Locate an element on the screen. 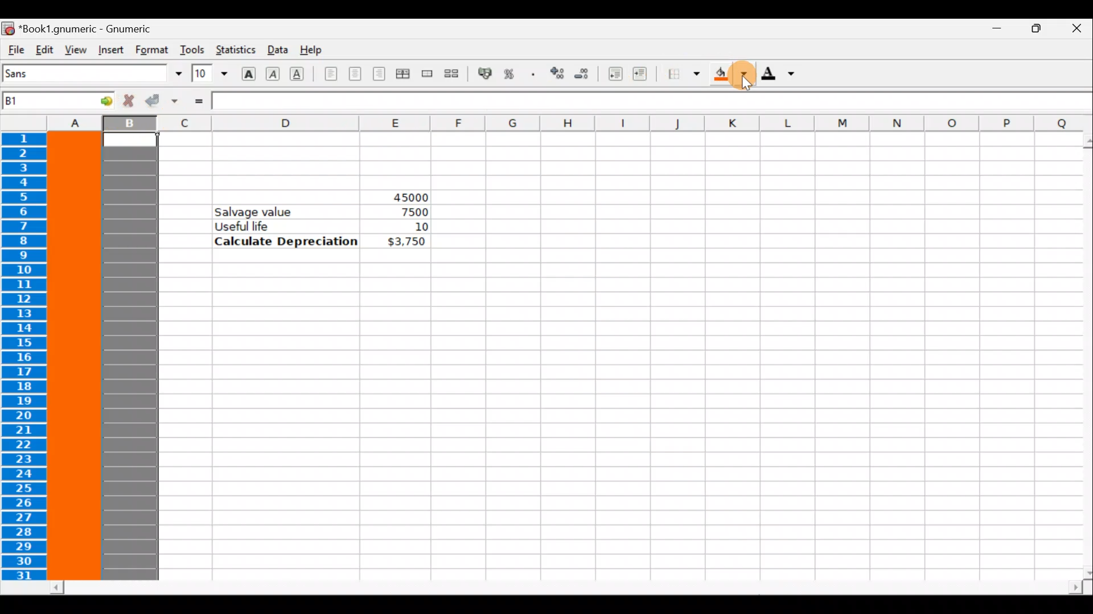  Include thousands separator is located at coordinates (533, 74).